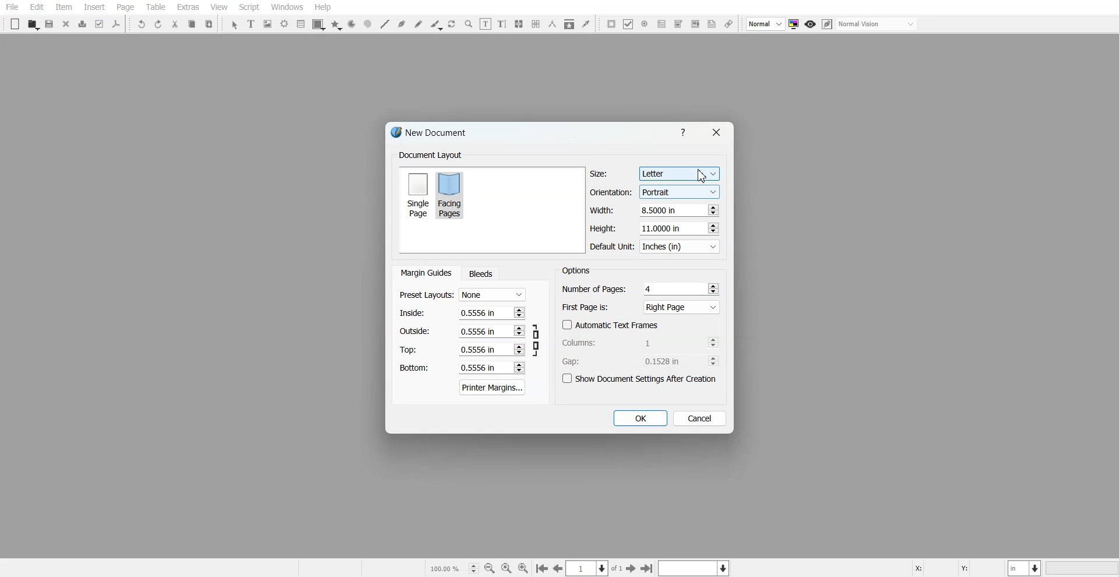 This screenshot has width=1119, height=577. Describe the element at coordinates (480, 273) in the screenshot. I see `Bleeds` at that location.